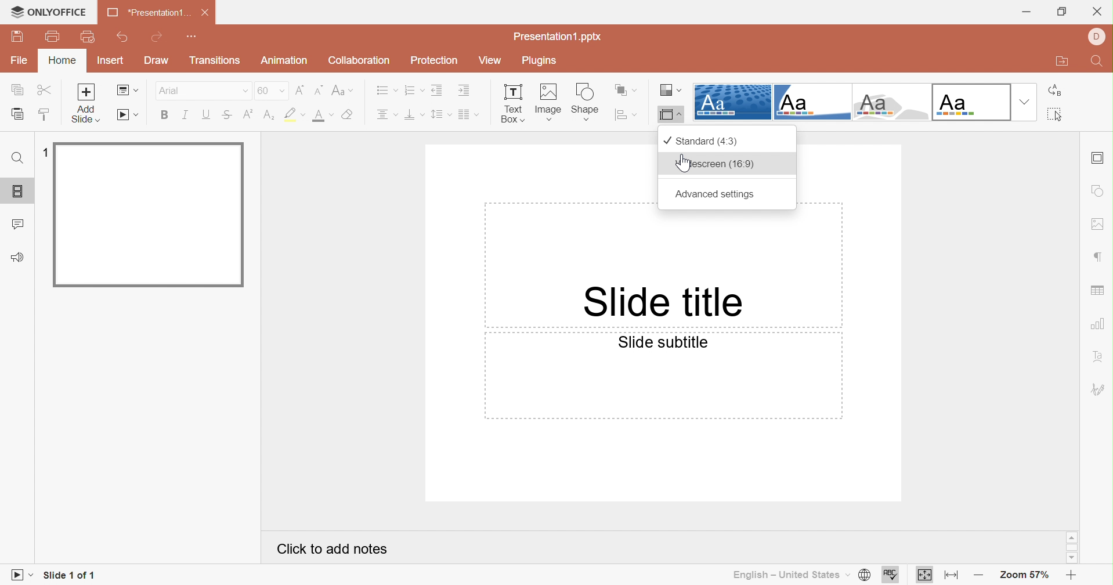 This screenshot has width=1113, height=585. I want to click on Slides, so click(19, 193).